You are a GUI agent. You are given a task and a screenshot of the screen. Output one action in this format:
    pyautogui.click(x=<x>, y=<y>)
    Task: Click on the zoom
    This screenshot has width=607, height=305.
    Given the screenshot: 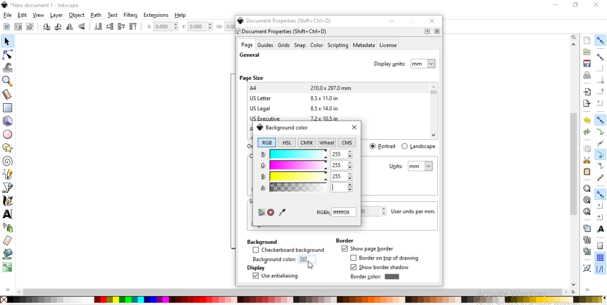 What is the action you would take?
    pyautogui.click(x=575, y=36)
    